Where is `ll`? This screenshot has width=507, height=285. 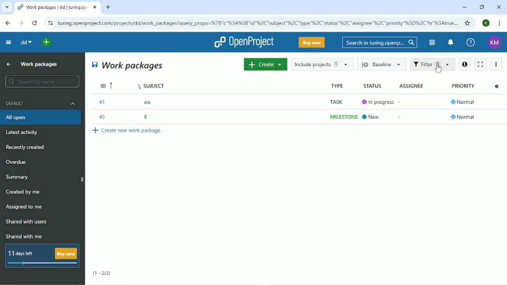 ll is located at coordinates (147, 117).